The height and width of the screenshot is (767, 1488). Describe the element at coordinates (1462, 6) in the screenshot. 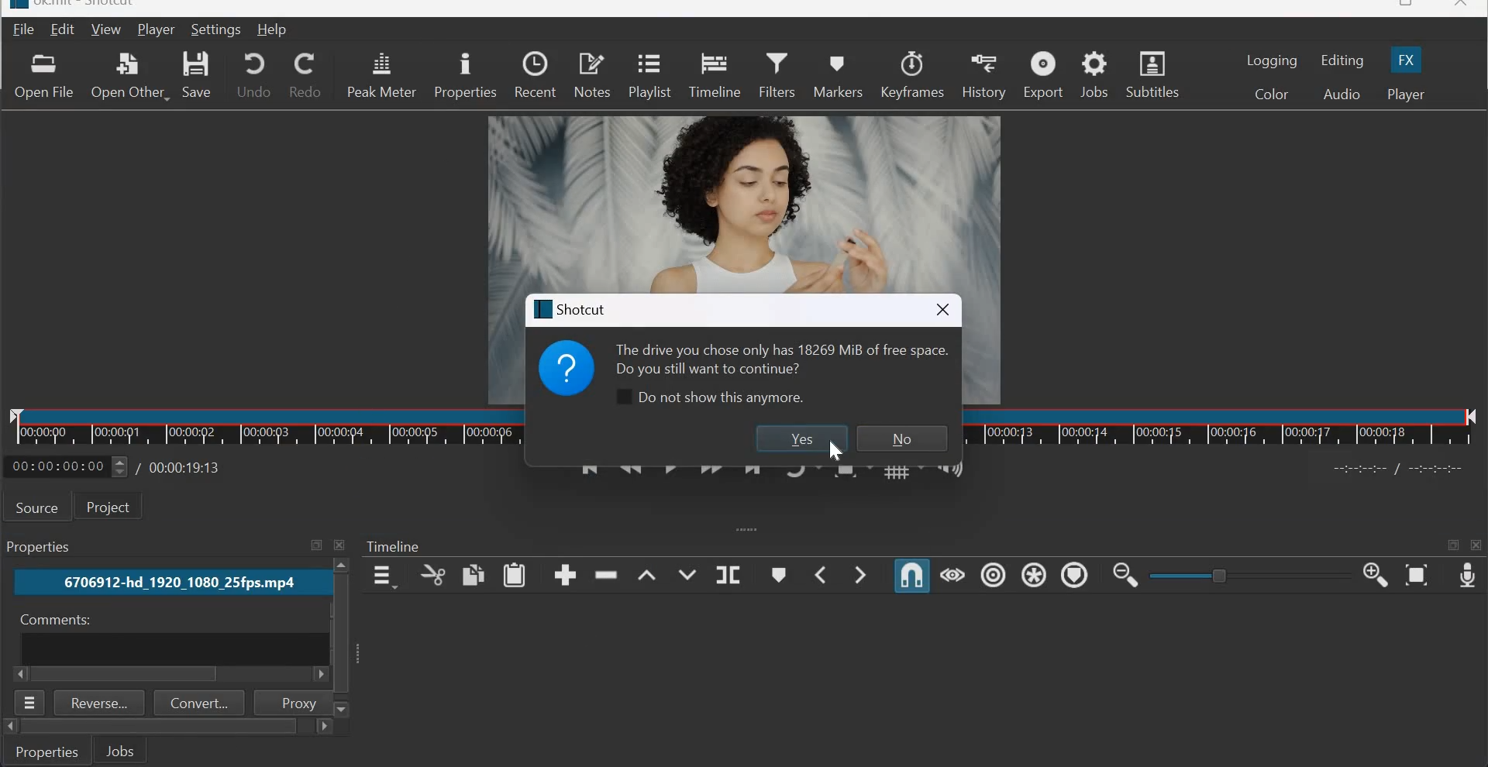

I see `close` at that location.